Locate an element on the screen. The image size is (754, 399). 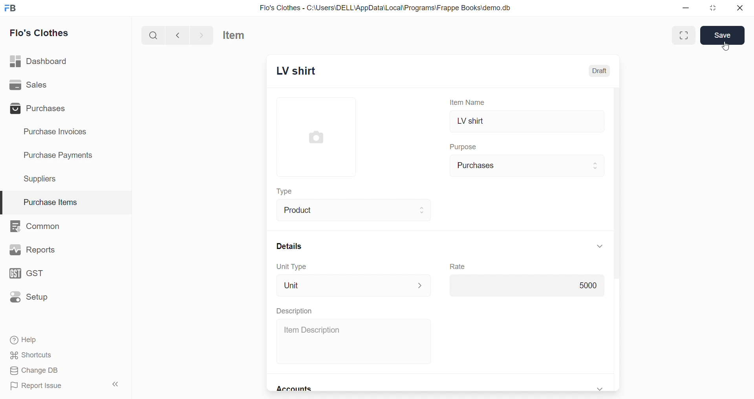
navigate forward is located at coordinates (203, 35).